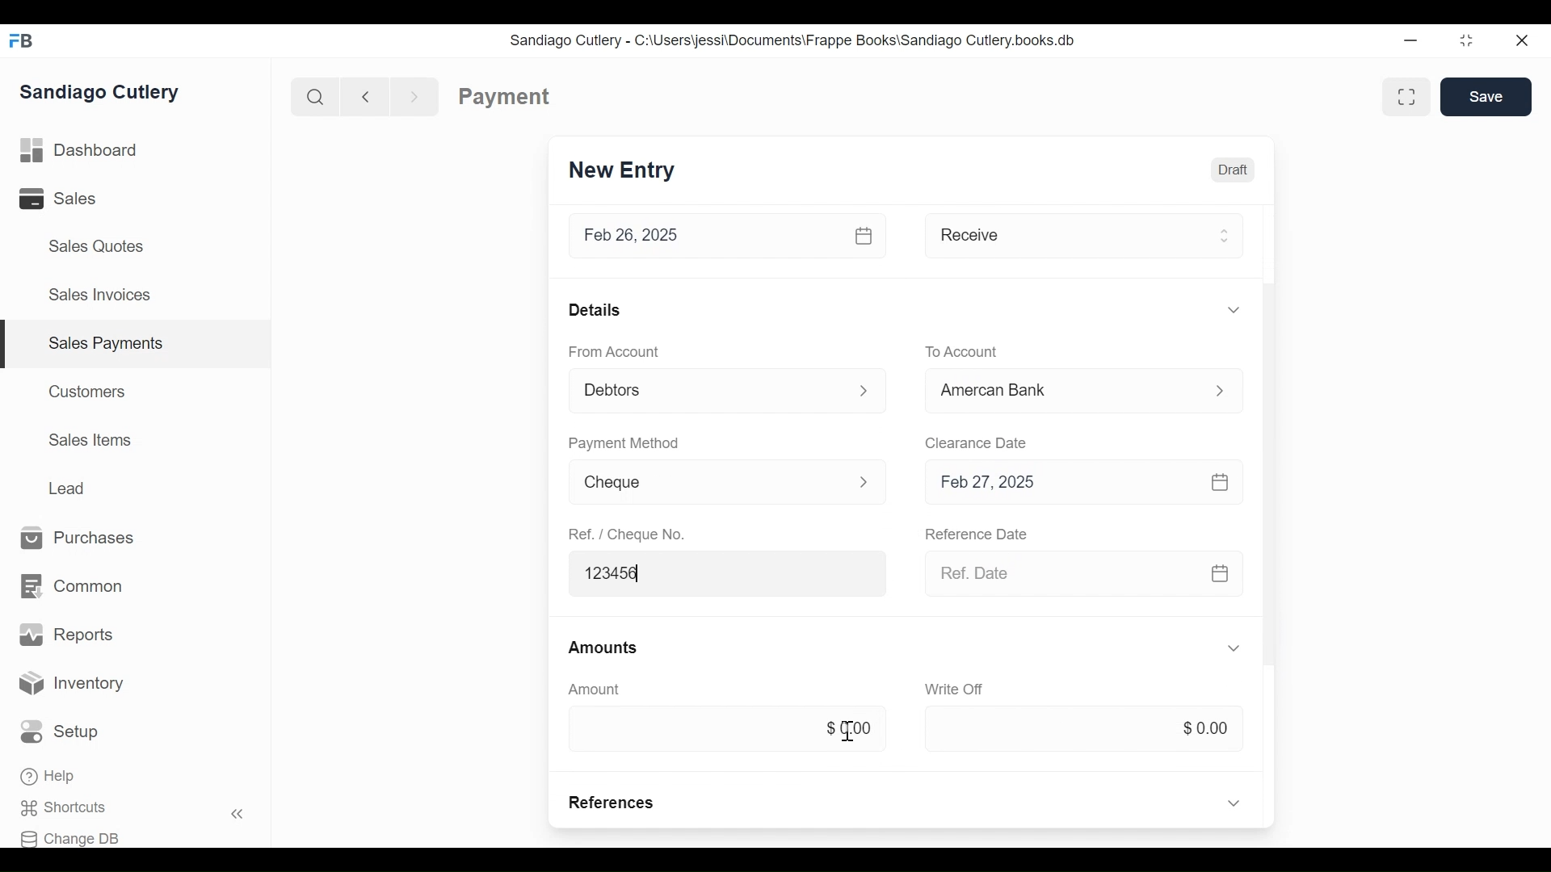 This screenshot has width=1551, height=872. I want to click on Expand, so click(864, 480).